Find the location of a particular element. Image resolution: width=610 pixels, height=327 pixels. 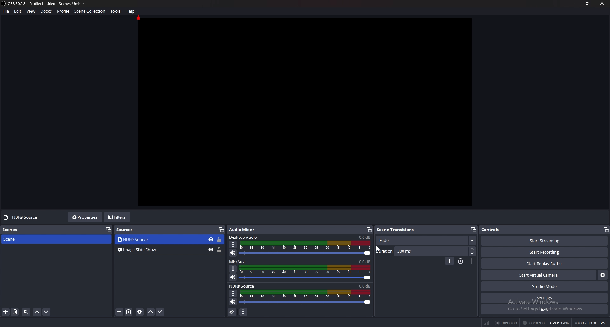

start replay buffer is located at coordinates (544, 264).